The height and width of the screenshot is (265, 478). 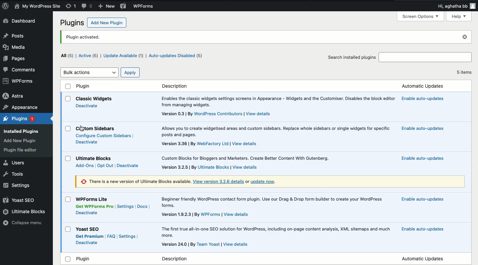 I want to click on Media, so click(x=15, y=48).